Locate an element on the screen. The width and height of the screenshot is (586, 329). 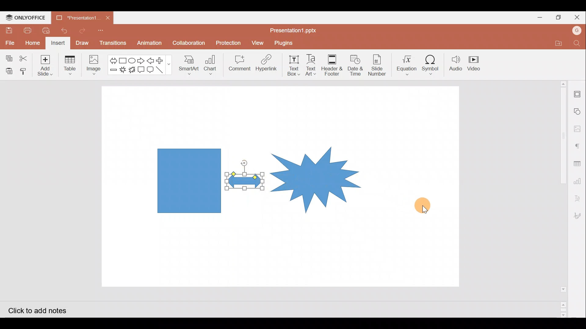
Table settings is located at coordinates (578, 162).